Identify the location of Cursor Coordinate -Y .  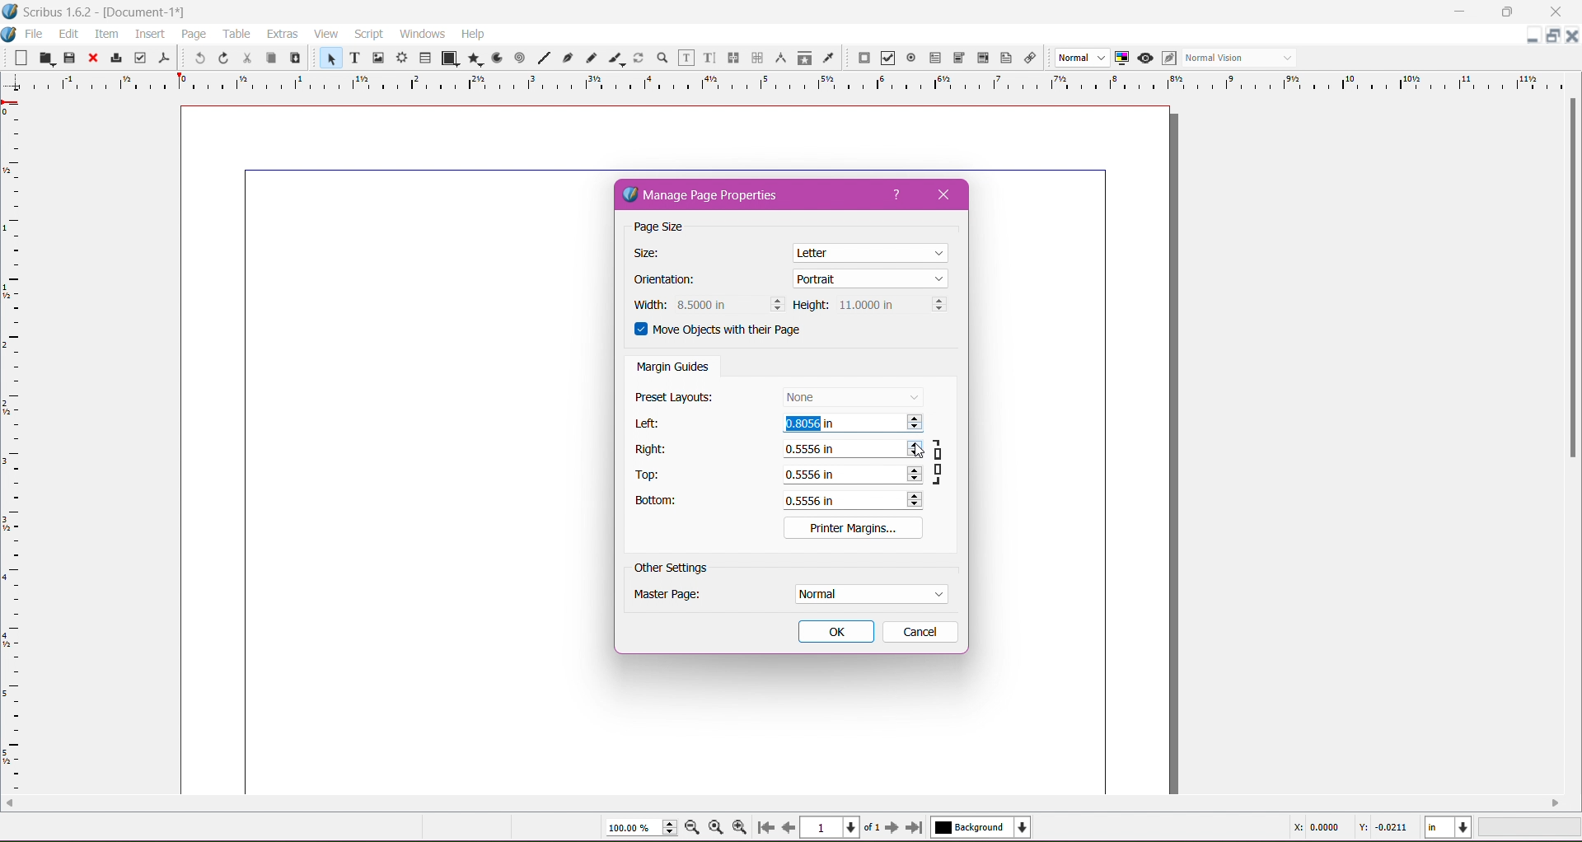
(1381, 829).